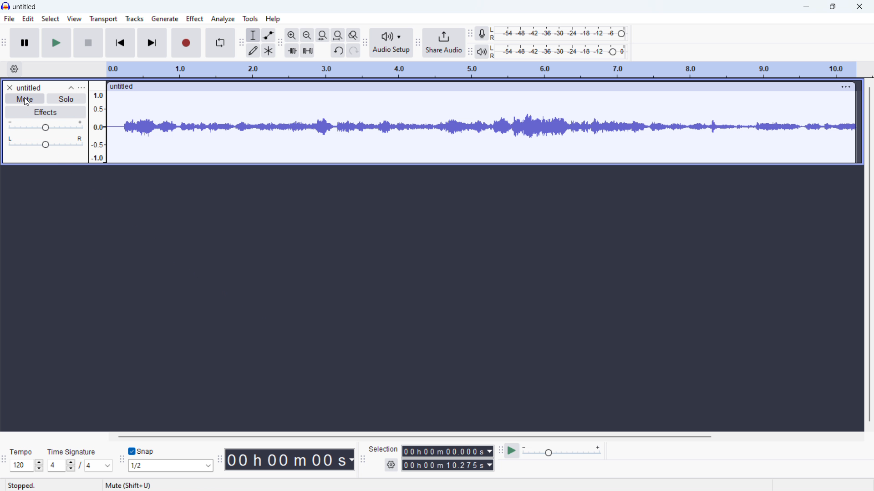 Image resolution: width=874 pixels, height=491 pixels. I want to click on snapping toolbar, so click(121, 461).